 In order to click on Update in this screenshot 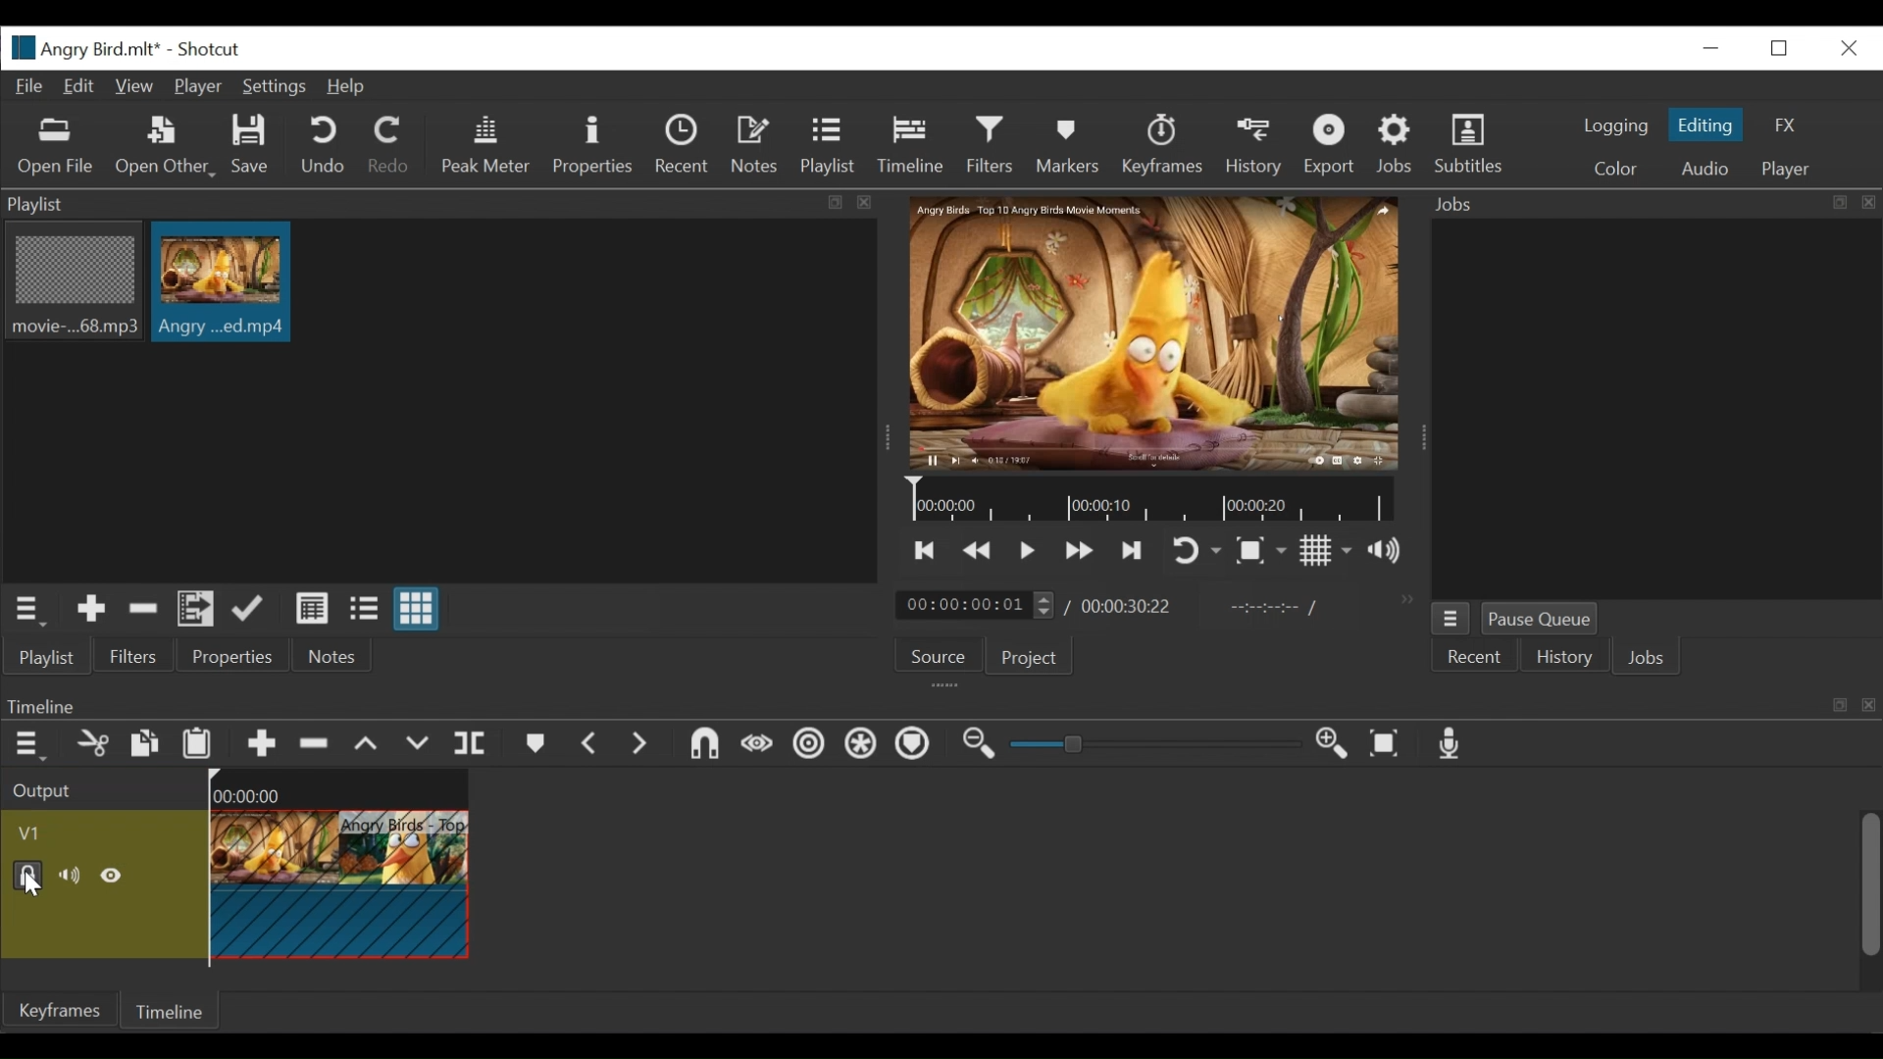, I will do `click(252, 610)`.